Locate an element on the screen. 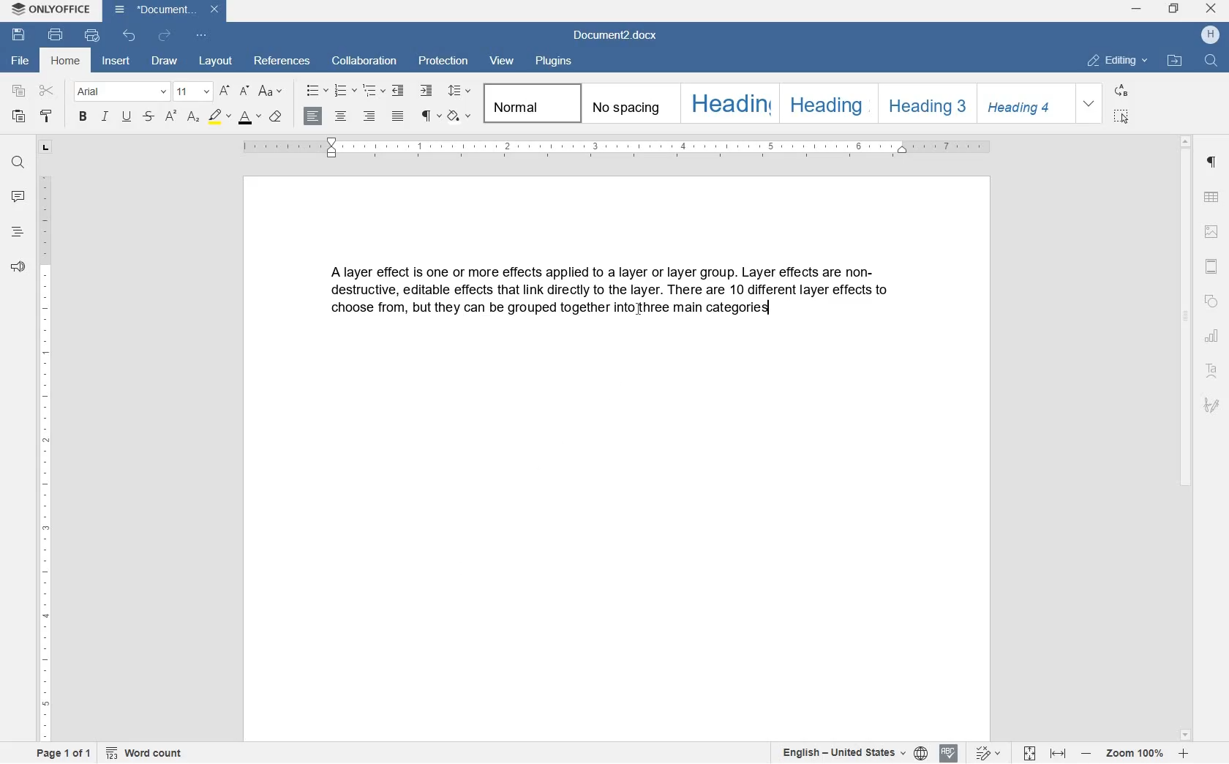  bullet is located at coordinates (316, 91).